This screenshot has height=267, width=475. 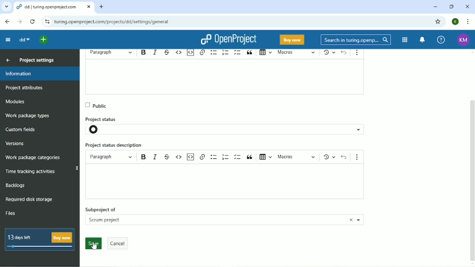 What do you see at coordinates (229, 182) in the screenshot?
I see `text boc` at bounding box center [229, 182].